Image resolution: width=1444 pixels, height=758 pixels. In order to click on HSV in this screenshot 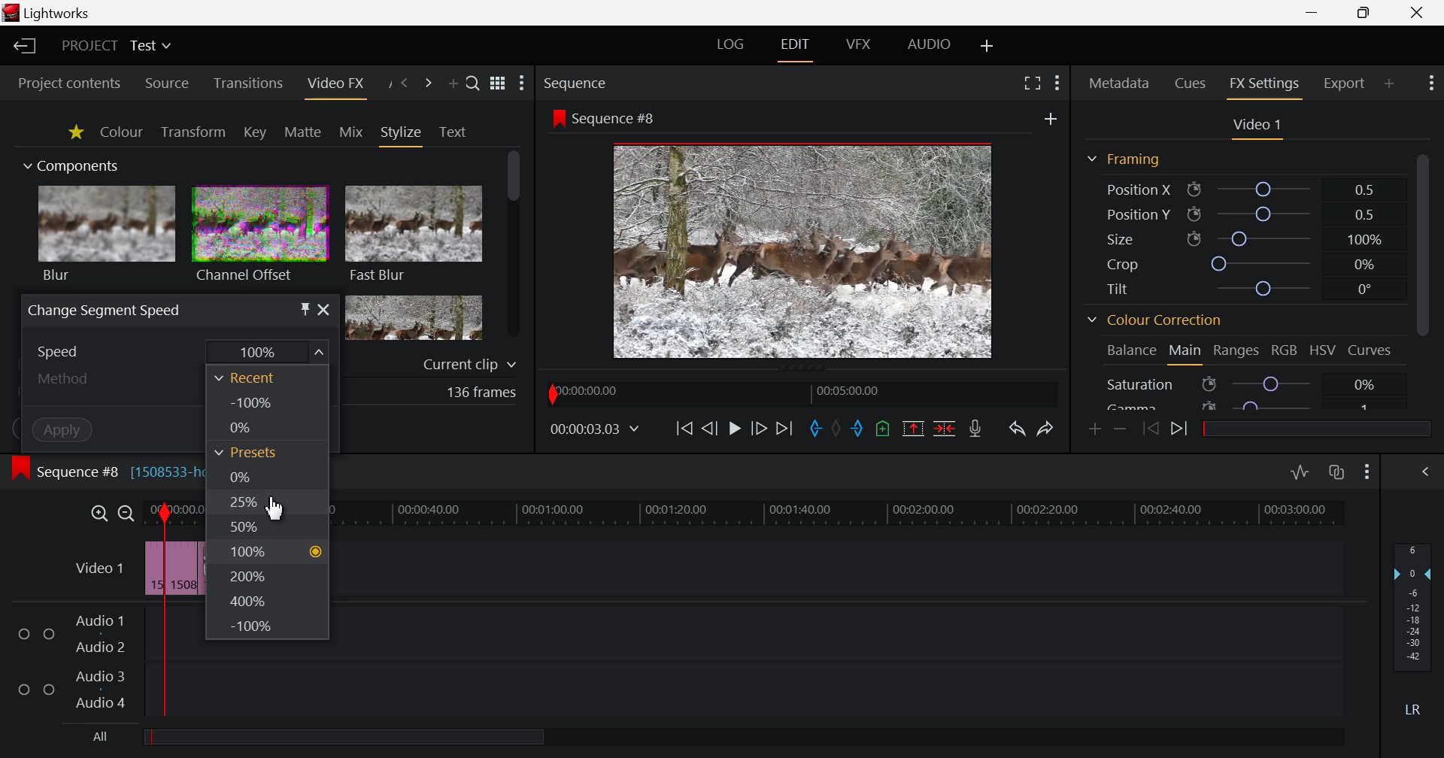, I will do `click(1325, 351)`.